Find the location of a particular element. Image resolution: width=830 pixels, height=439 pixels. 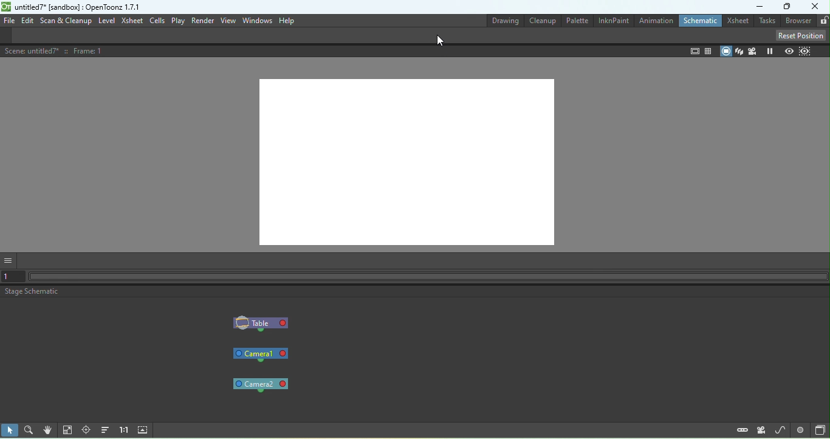

Windows is located at coordinates (256, 21).